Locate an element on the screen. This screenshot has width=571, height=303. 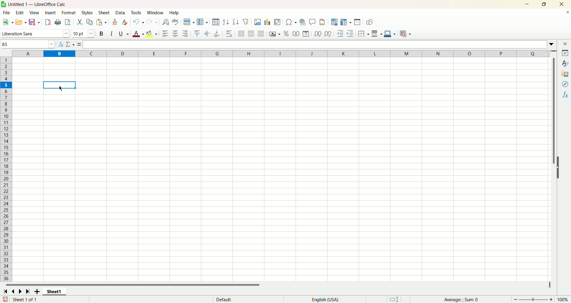
autofilter is located at coordinates (247, 22).